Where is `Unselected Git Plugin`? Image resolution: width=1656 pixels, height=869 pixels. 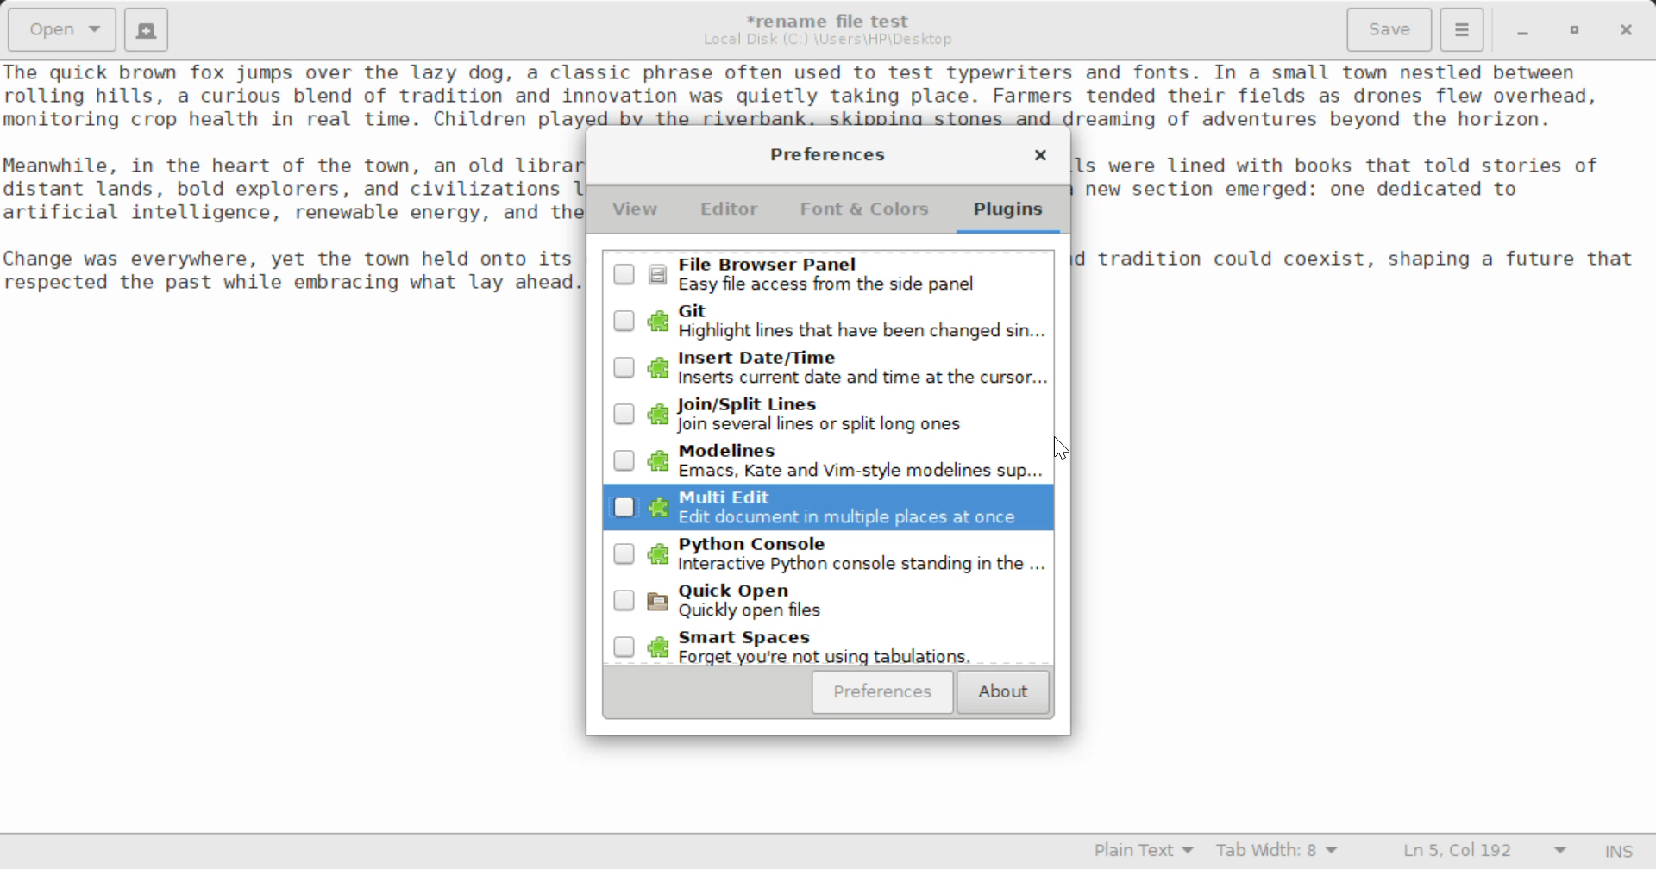 Unselected Git Plugin is located at coordinates (832, 321).